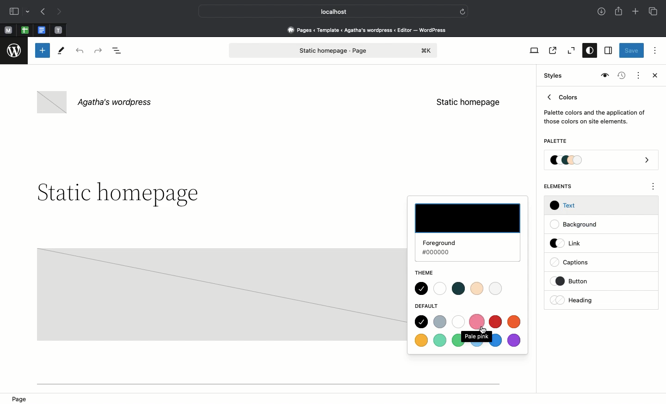 The height and width of the screenshot is (404, 666). Describe the element at coordinates (96, 103) in the screenshot. I see `Wordpress name` at that location.